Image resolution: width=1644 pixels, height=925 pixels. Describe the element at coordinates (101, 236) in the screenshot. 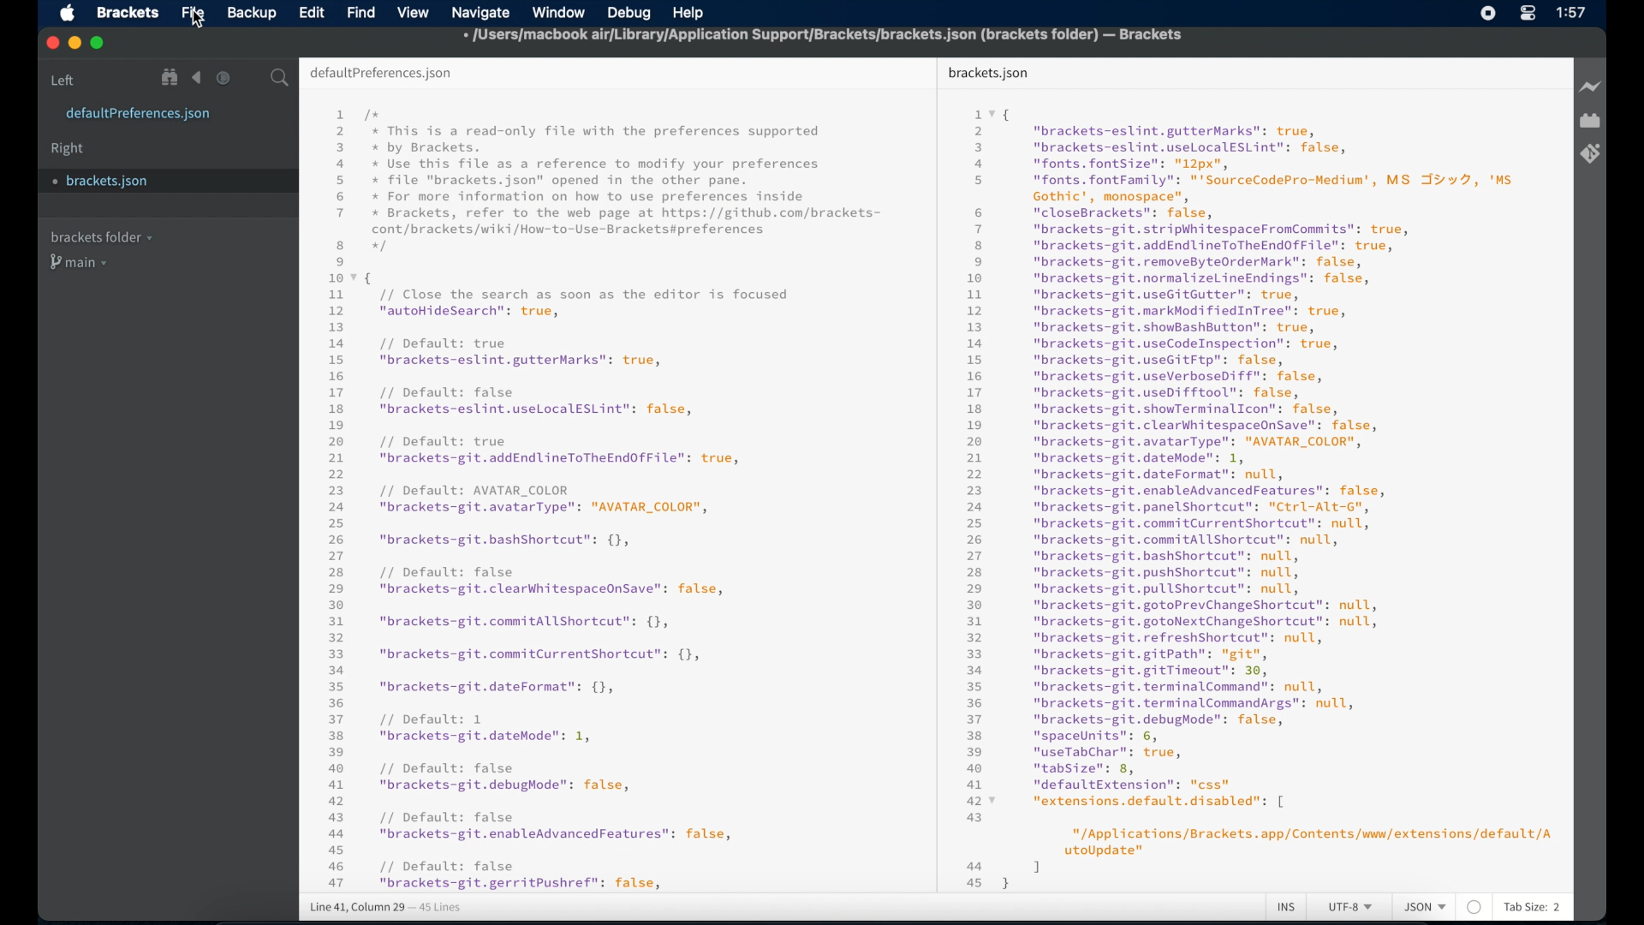

I see `brackets folder` at that location.